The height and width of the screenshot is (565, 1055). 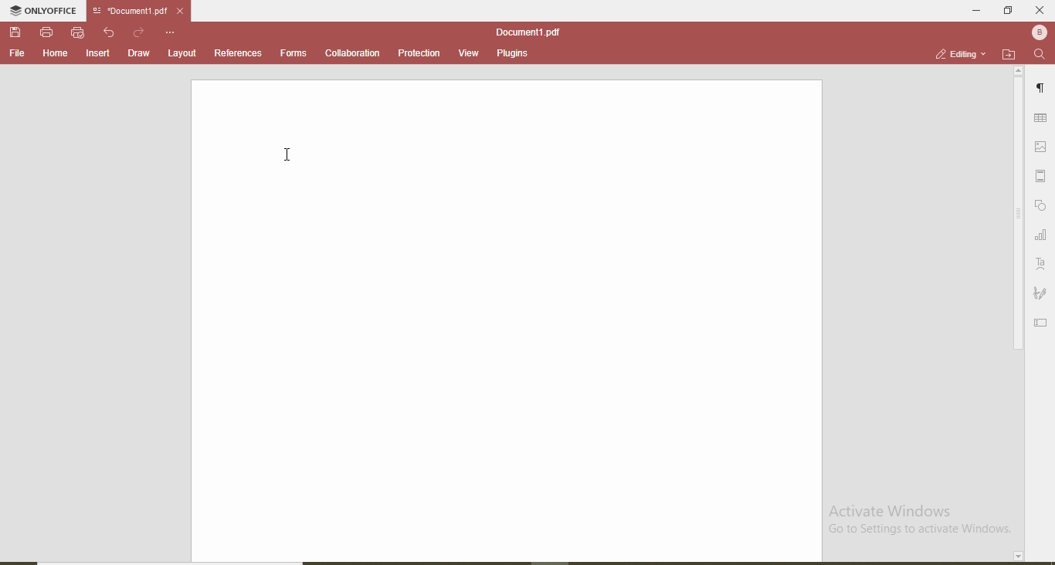 I want to click on protection, so click(x=418, y=53).